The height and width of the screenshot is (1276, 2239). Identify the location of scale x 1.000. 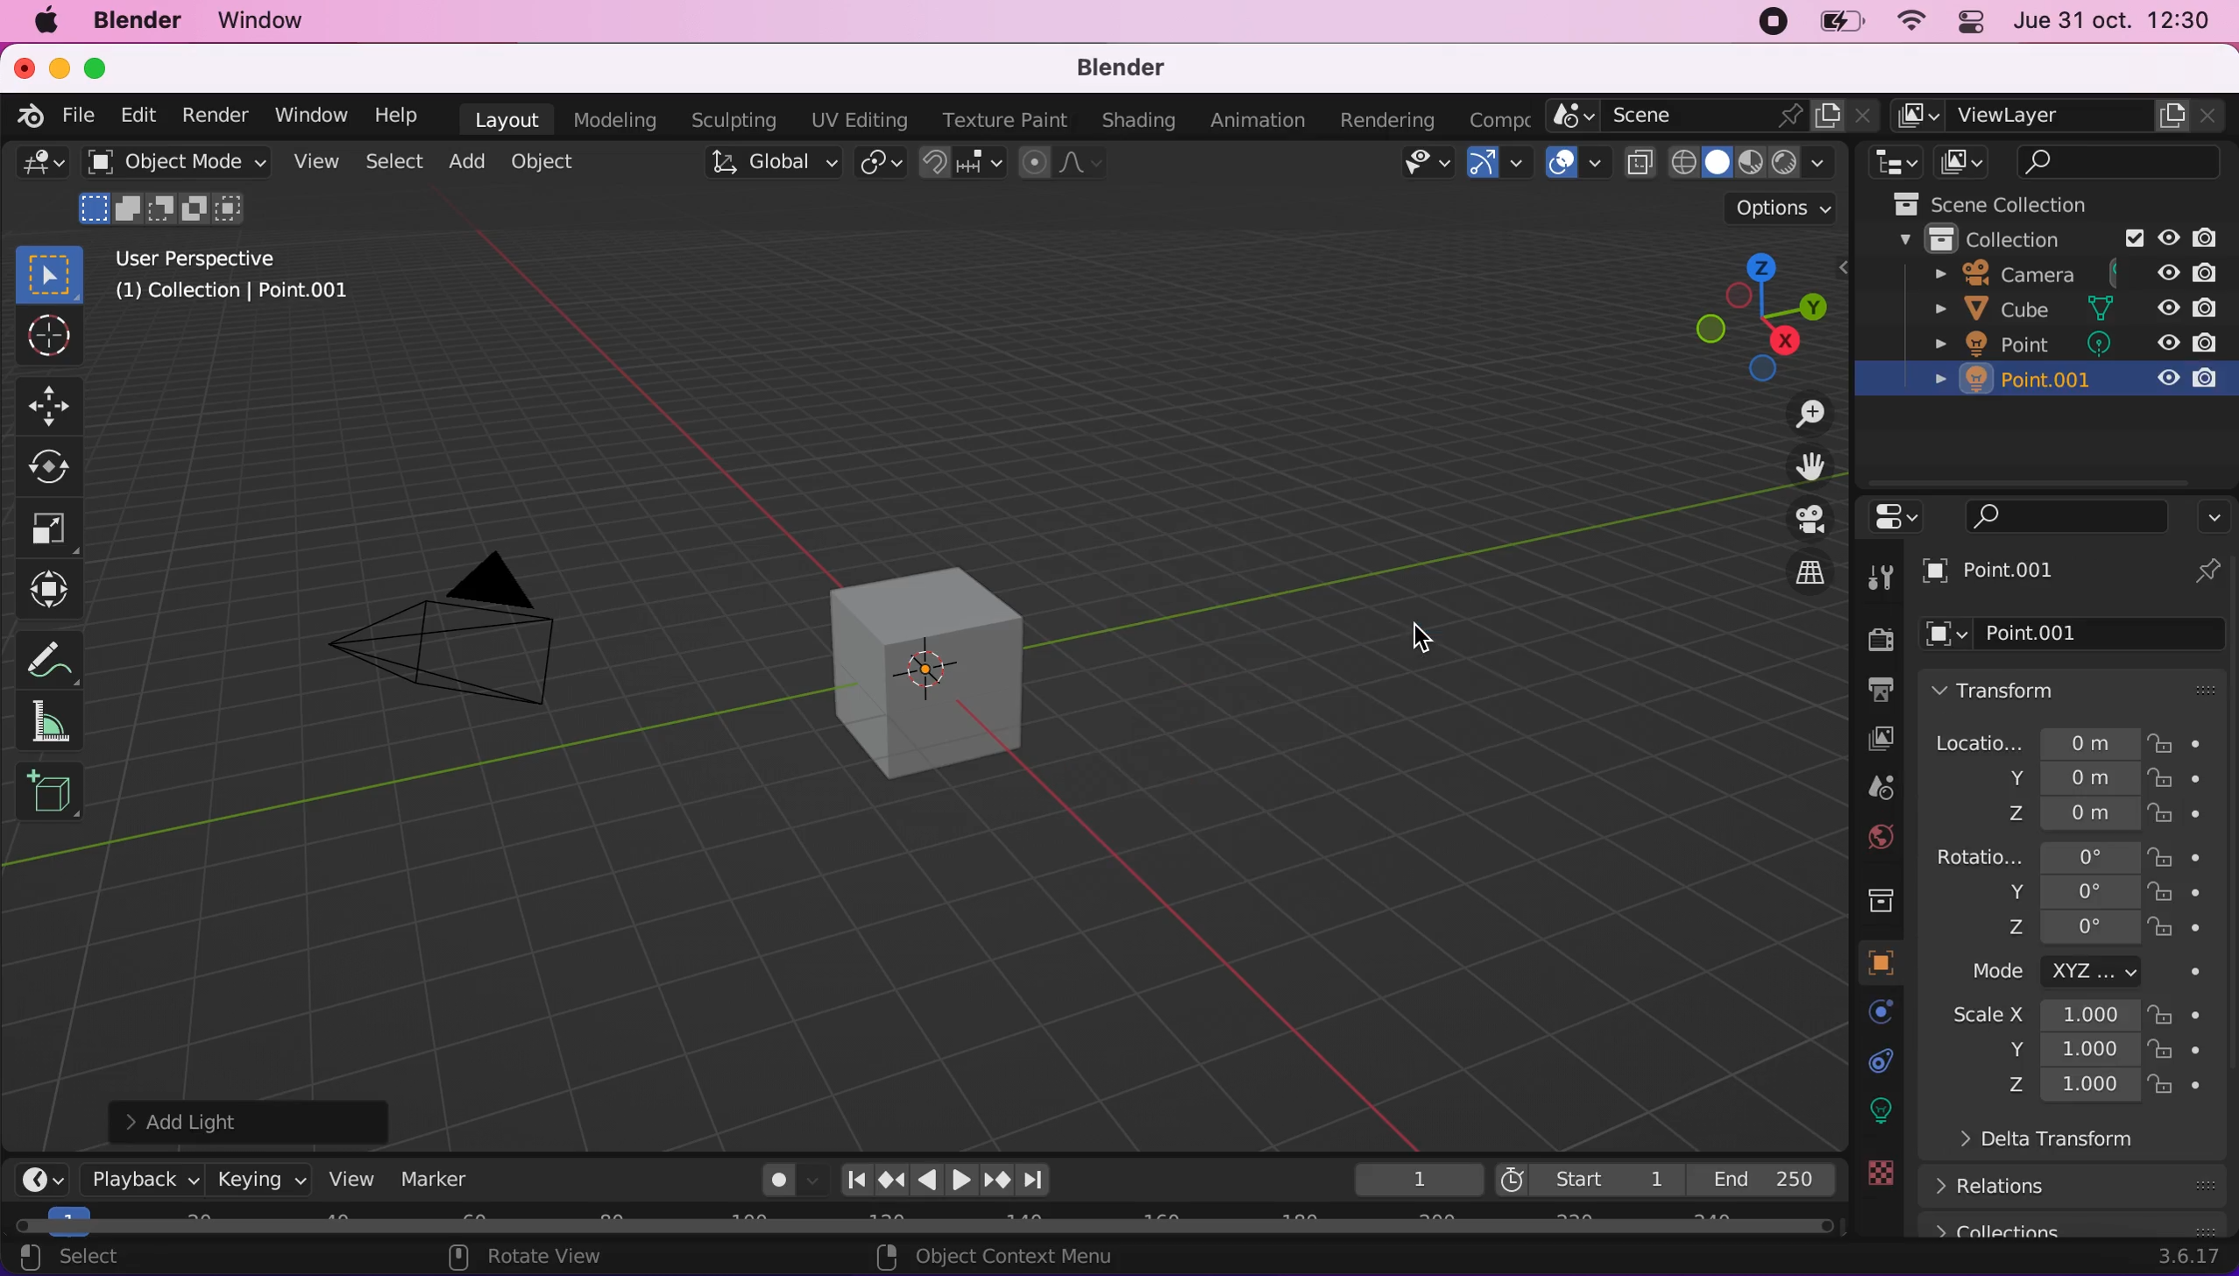
(2040, 1016).